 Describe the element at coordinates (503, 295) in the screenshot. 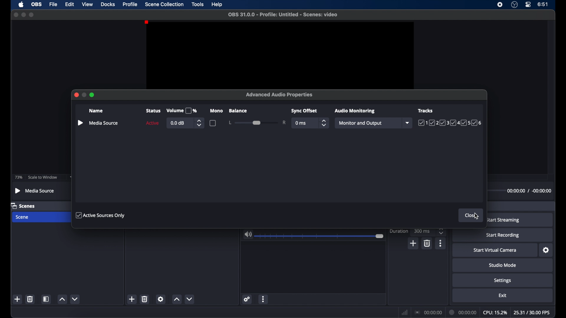

I see `exit` at that location.